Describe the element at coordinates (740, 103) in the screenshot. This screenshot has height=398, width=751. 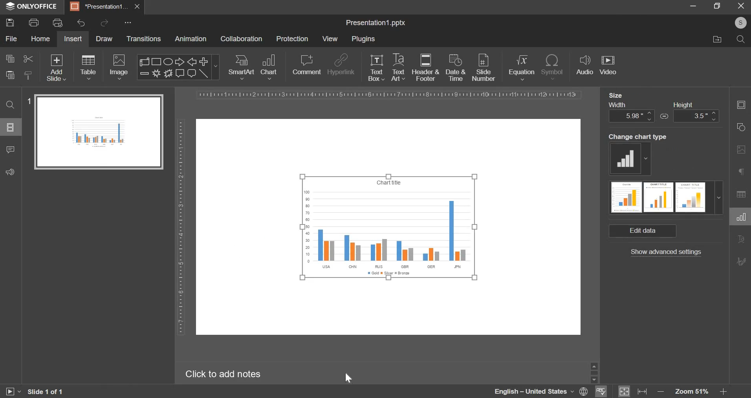
I see `slide settings` at that location.